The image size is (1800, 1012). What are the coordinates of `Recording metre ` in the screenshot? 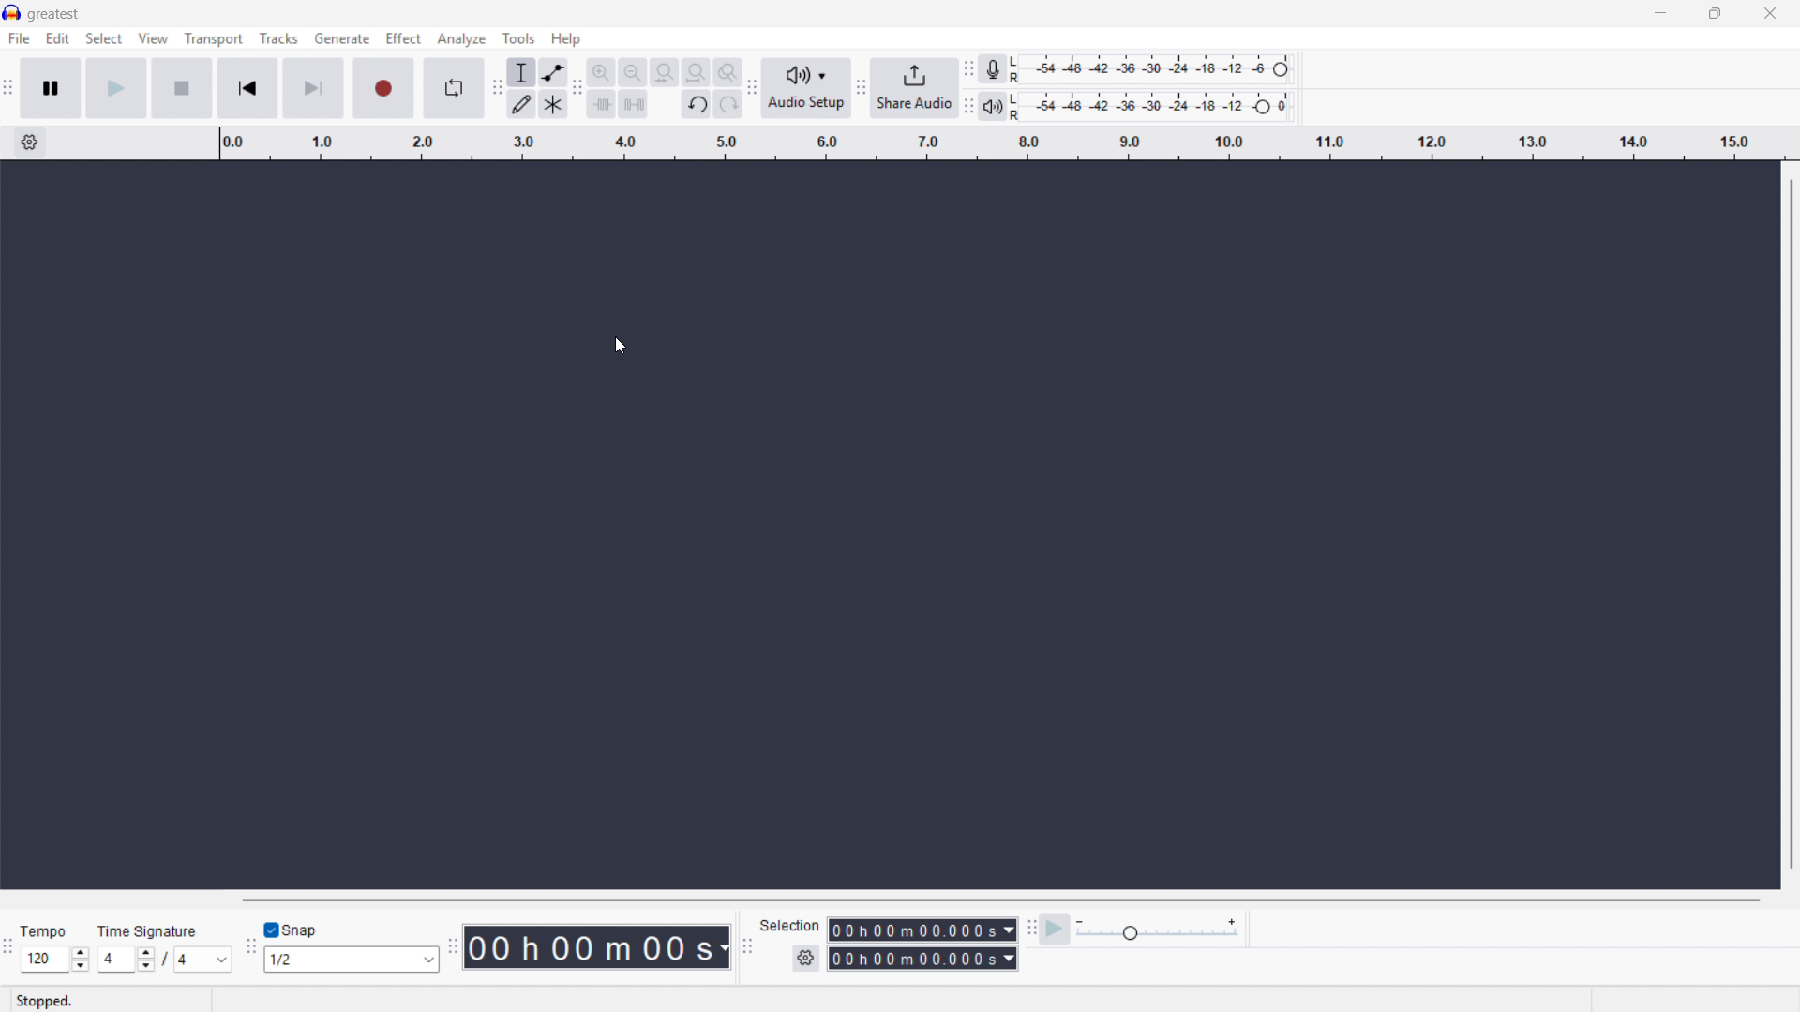 It's located at (992, 68).